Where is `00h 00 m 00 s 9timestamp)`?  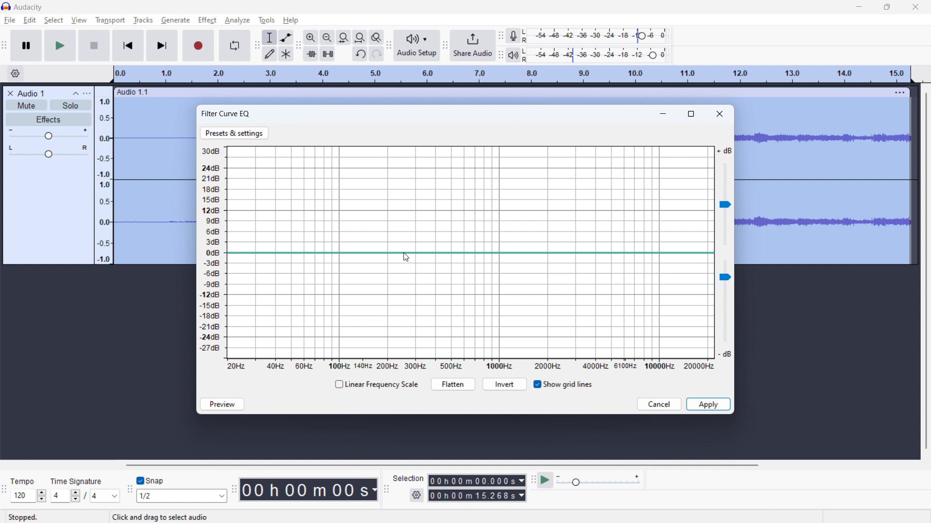
00h 00 m 00 s 9timestamp) is located at coordinates (310, 489).